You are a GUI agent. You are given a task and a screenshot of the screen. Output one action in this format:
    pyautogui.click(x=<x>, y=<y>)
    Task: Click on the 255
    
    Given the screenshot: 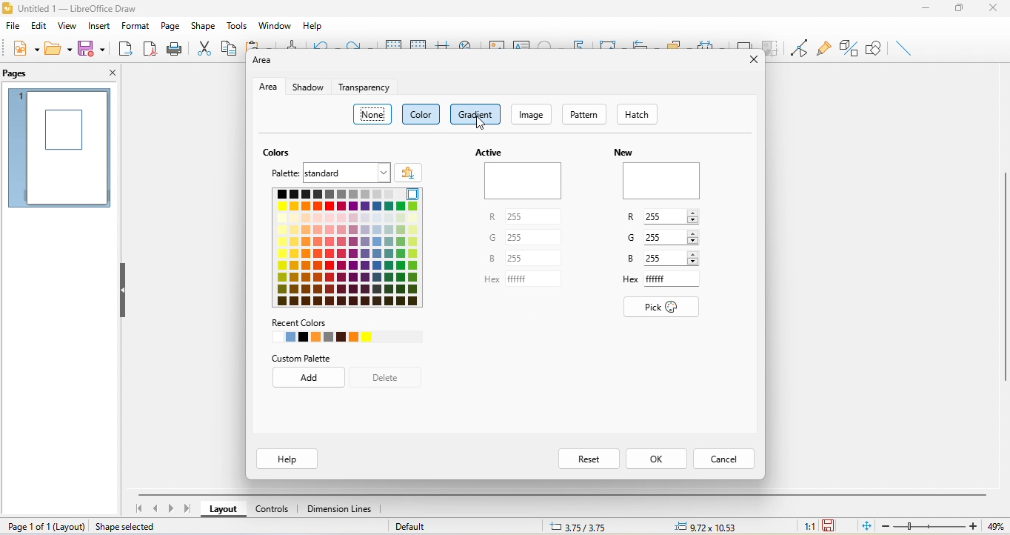 What is the action you would take?
    pyautogui.click(x=673, y=257)
    